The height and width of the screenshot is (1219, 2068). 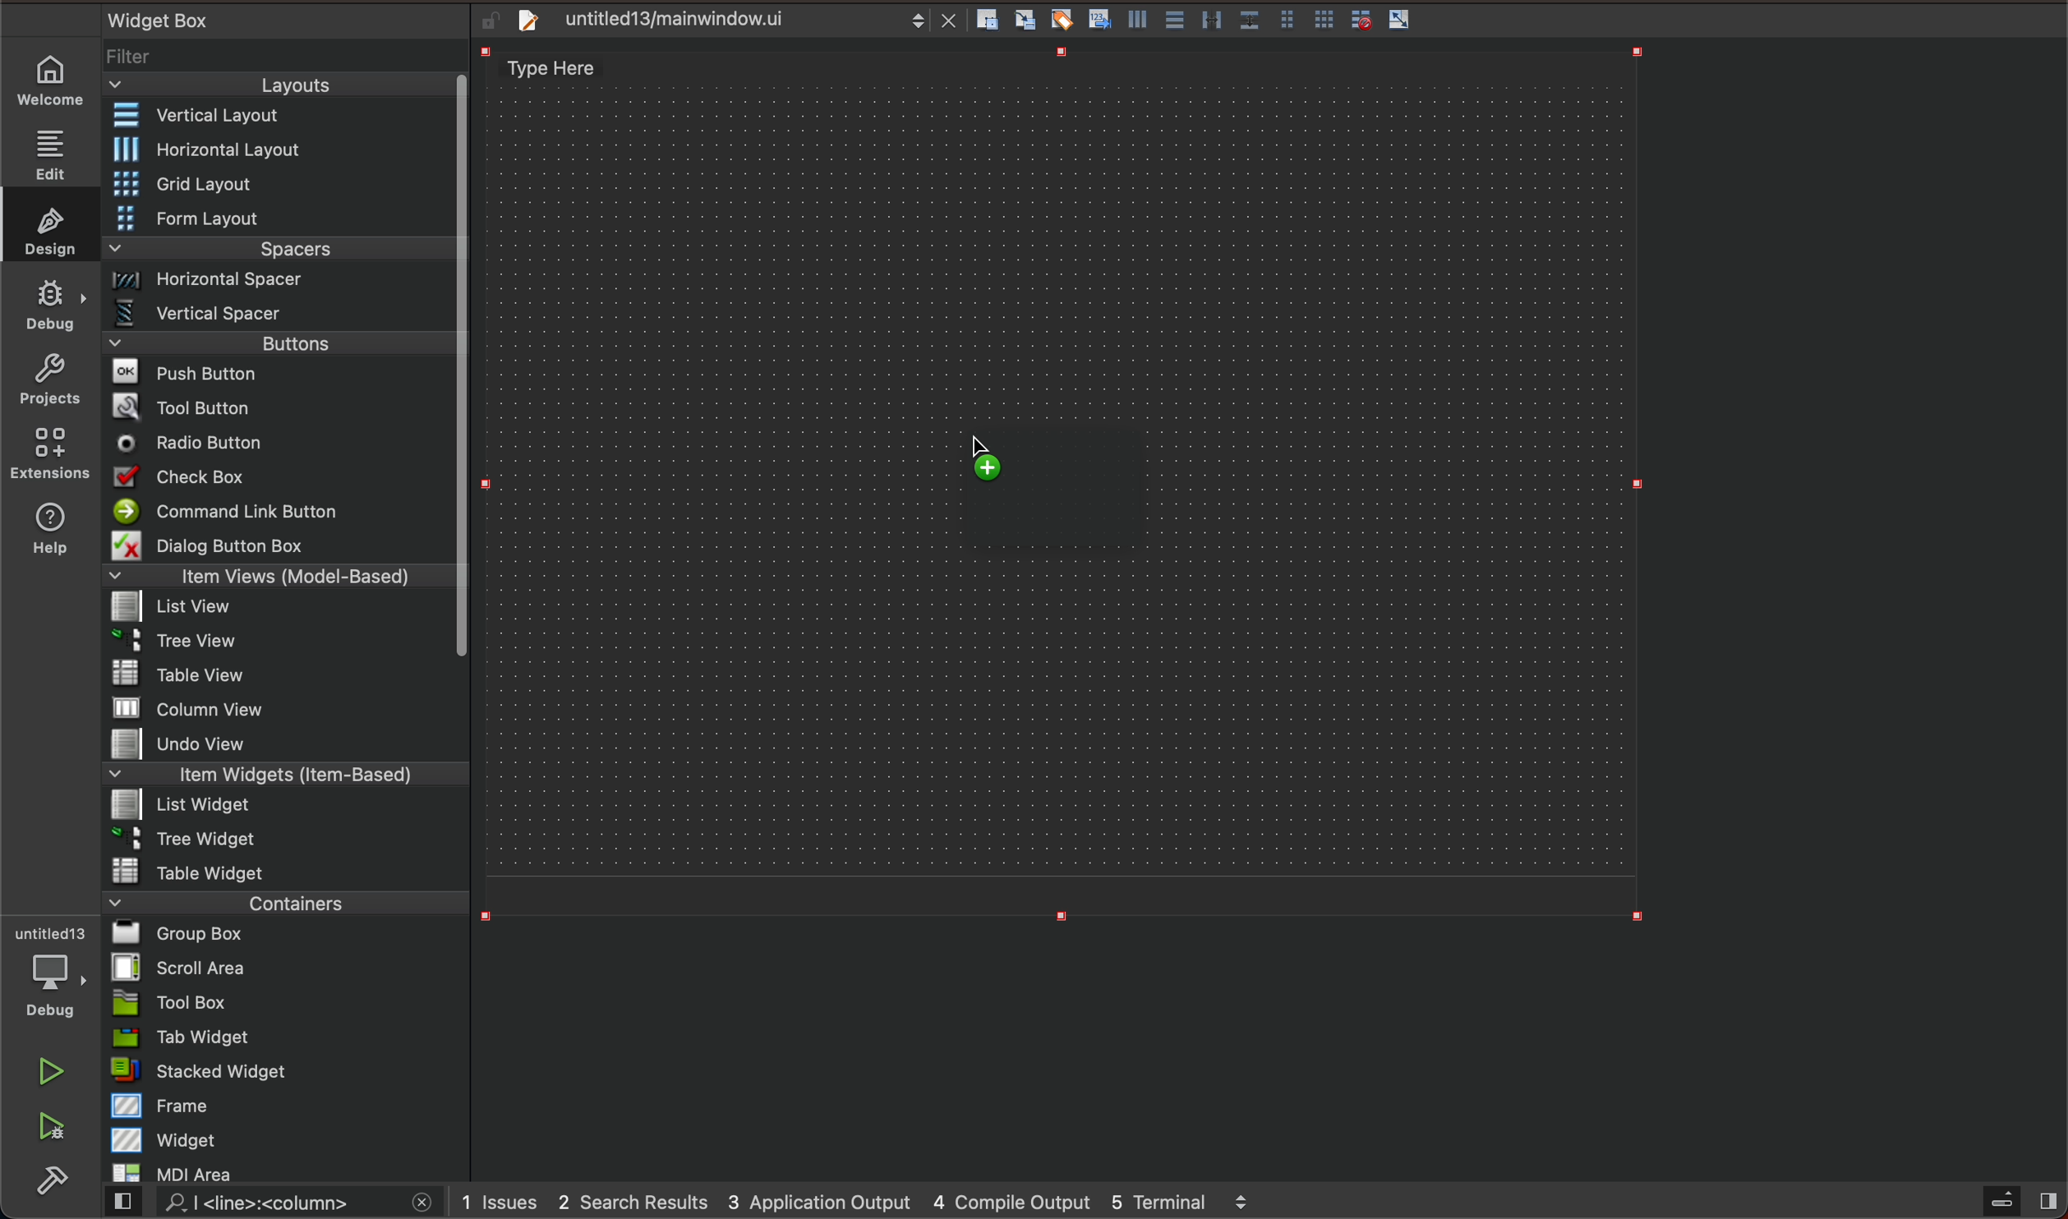 What do you see at coordinates (730, 24) in the screenshot?
I see `file tab` at bounding box center [730, 24].